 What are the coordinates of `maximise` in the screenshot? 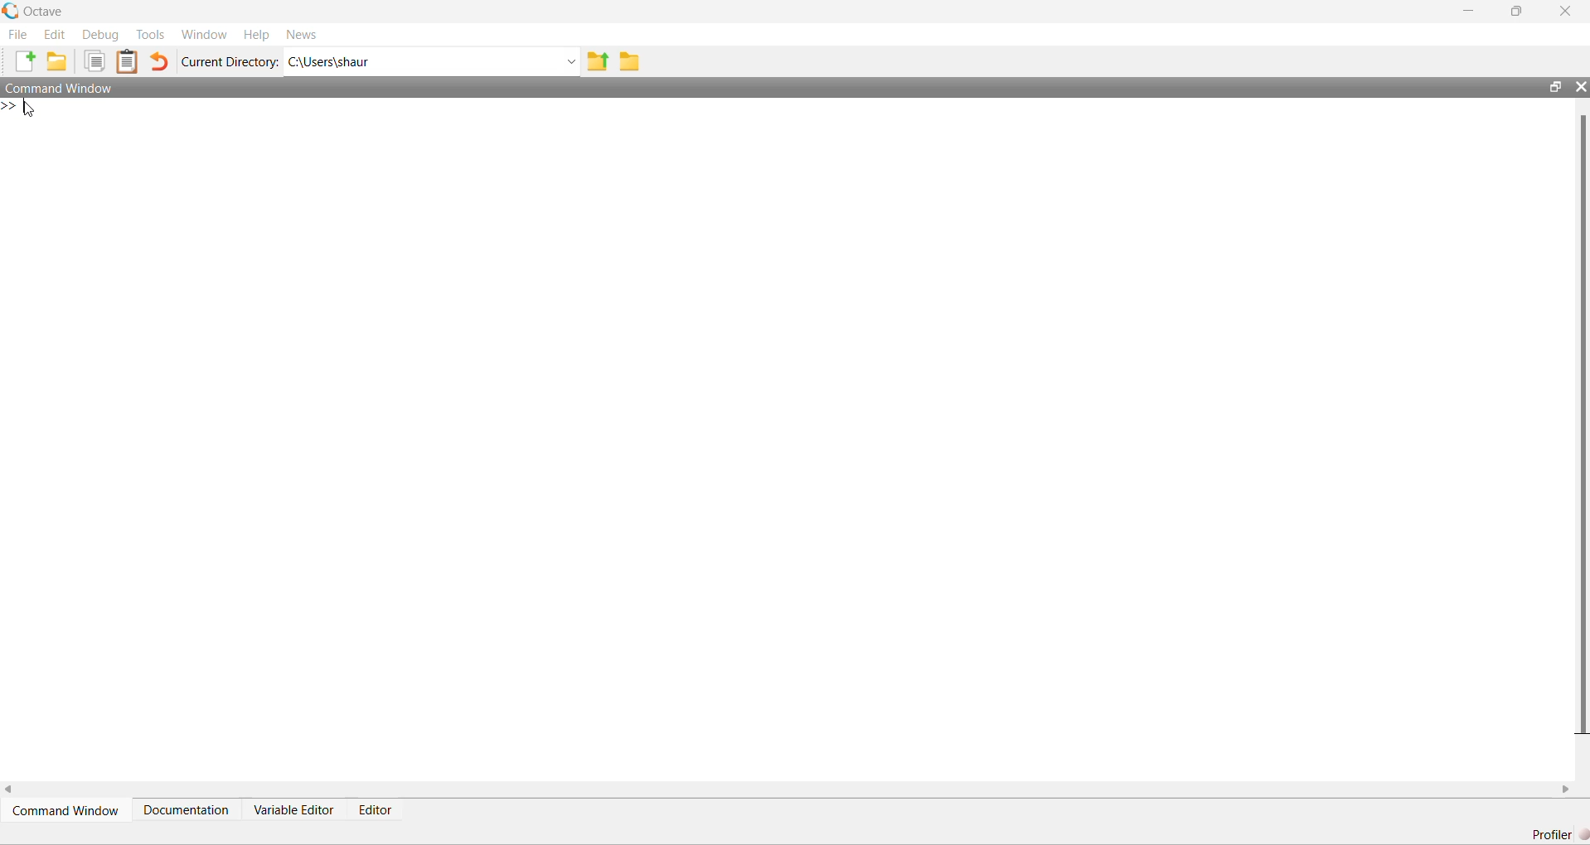 It's located at (1517, 9).